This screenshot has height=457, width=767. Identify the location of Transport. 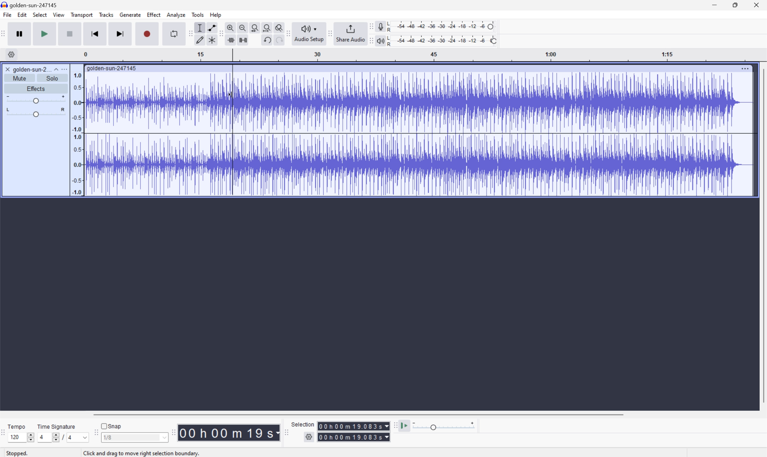
(82, 15).